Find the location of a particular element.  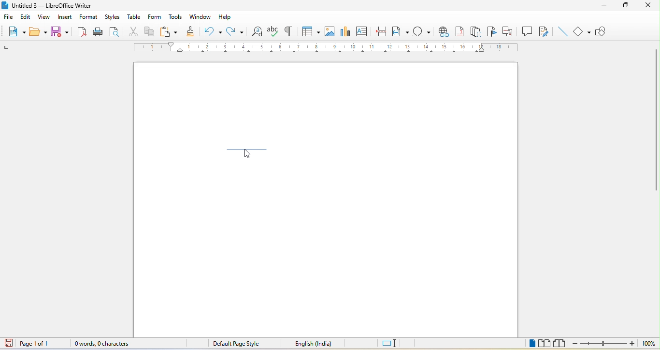

styles is located at coordinates (112, 17).